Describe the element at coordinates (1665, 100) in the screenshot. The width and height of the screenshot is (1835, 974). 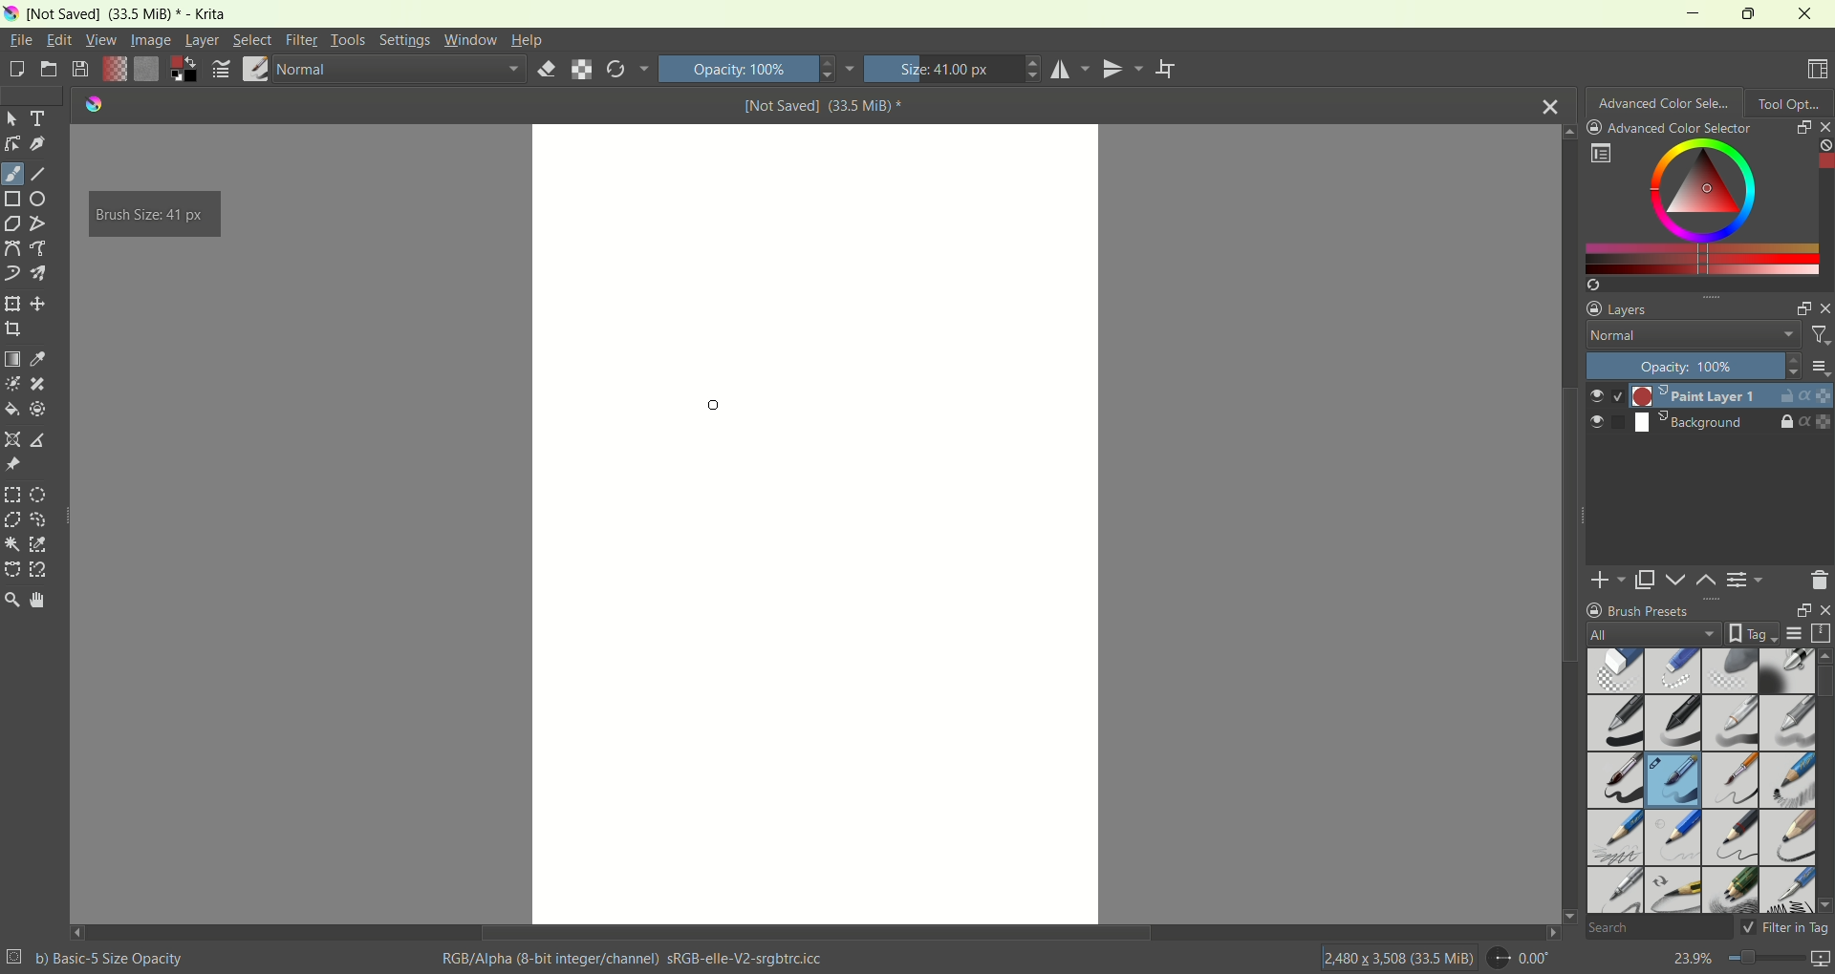
I see `advanced color selection` at that location.